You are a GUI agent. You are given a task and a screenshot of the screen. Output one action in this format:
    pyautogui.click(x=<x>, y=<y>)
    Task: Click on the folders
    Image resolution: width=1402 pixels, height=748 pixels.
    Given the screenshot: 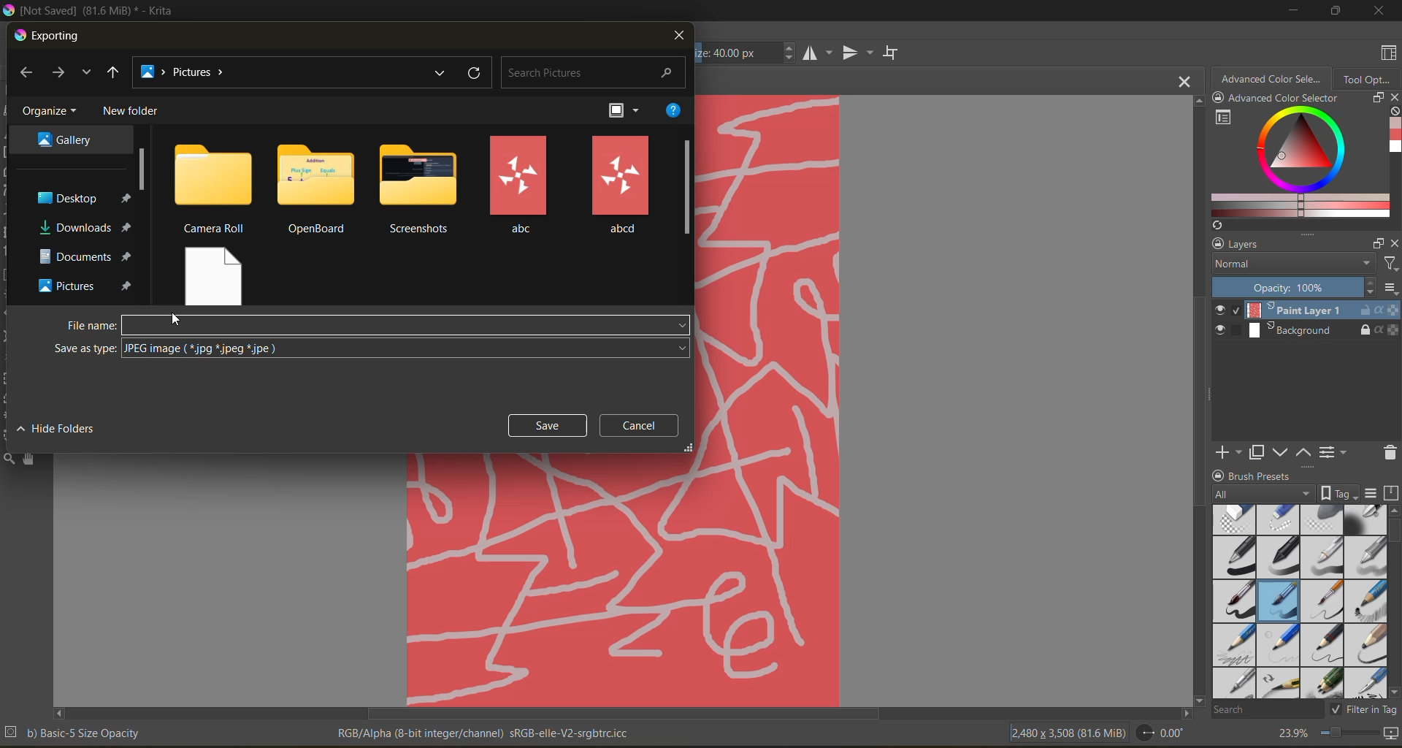 What is the action you would take?
    pyautogui.click(x=422, y=190)
    